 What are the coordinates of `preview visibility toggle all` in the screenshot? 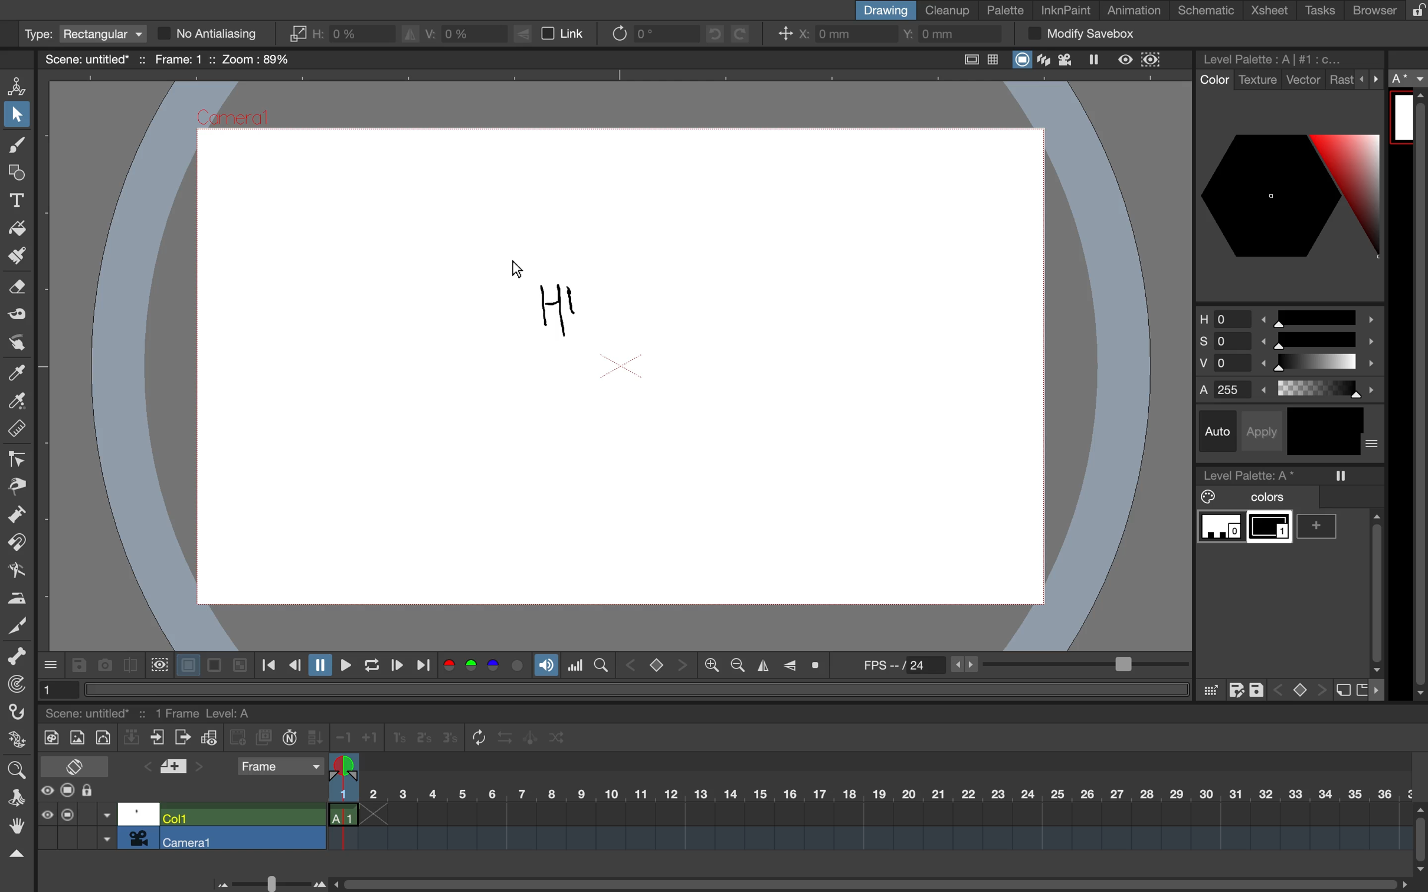 It's located at (46, 815).